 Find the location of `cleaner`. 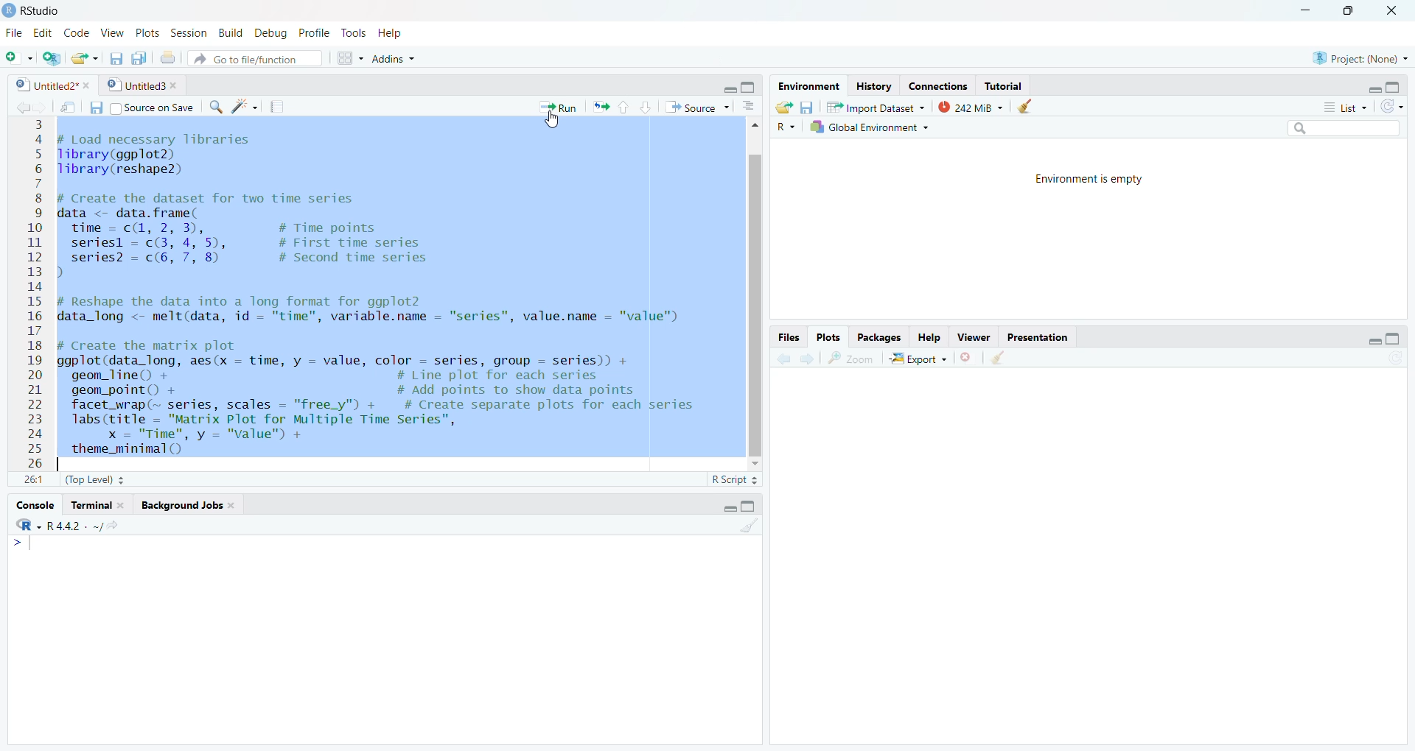

cleaner is located at coordinates (998, 359).